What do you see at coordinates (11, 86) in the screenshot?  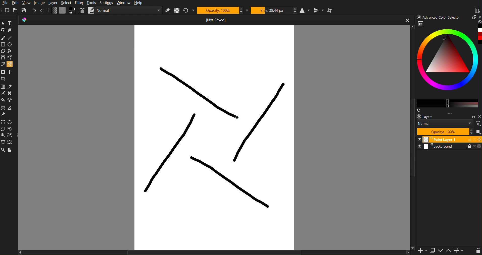 I see `Color Picker` at bounding box center [11, 86].